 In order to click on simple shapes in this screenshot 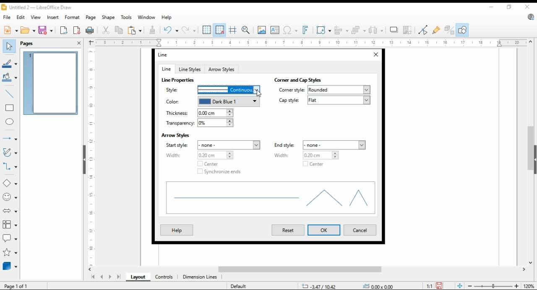, I will do `click(10, 183)`.